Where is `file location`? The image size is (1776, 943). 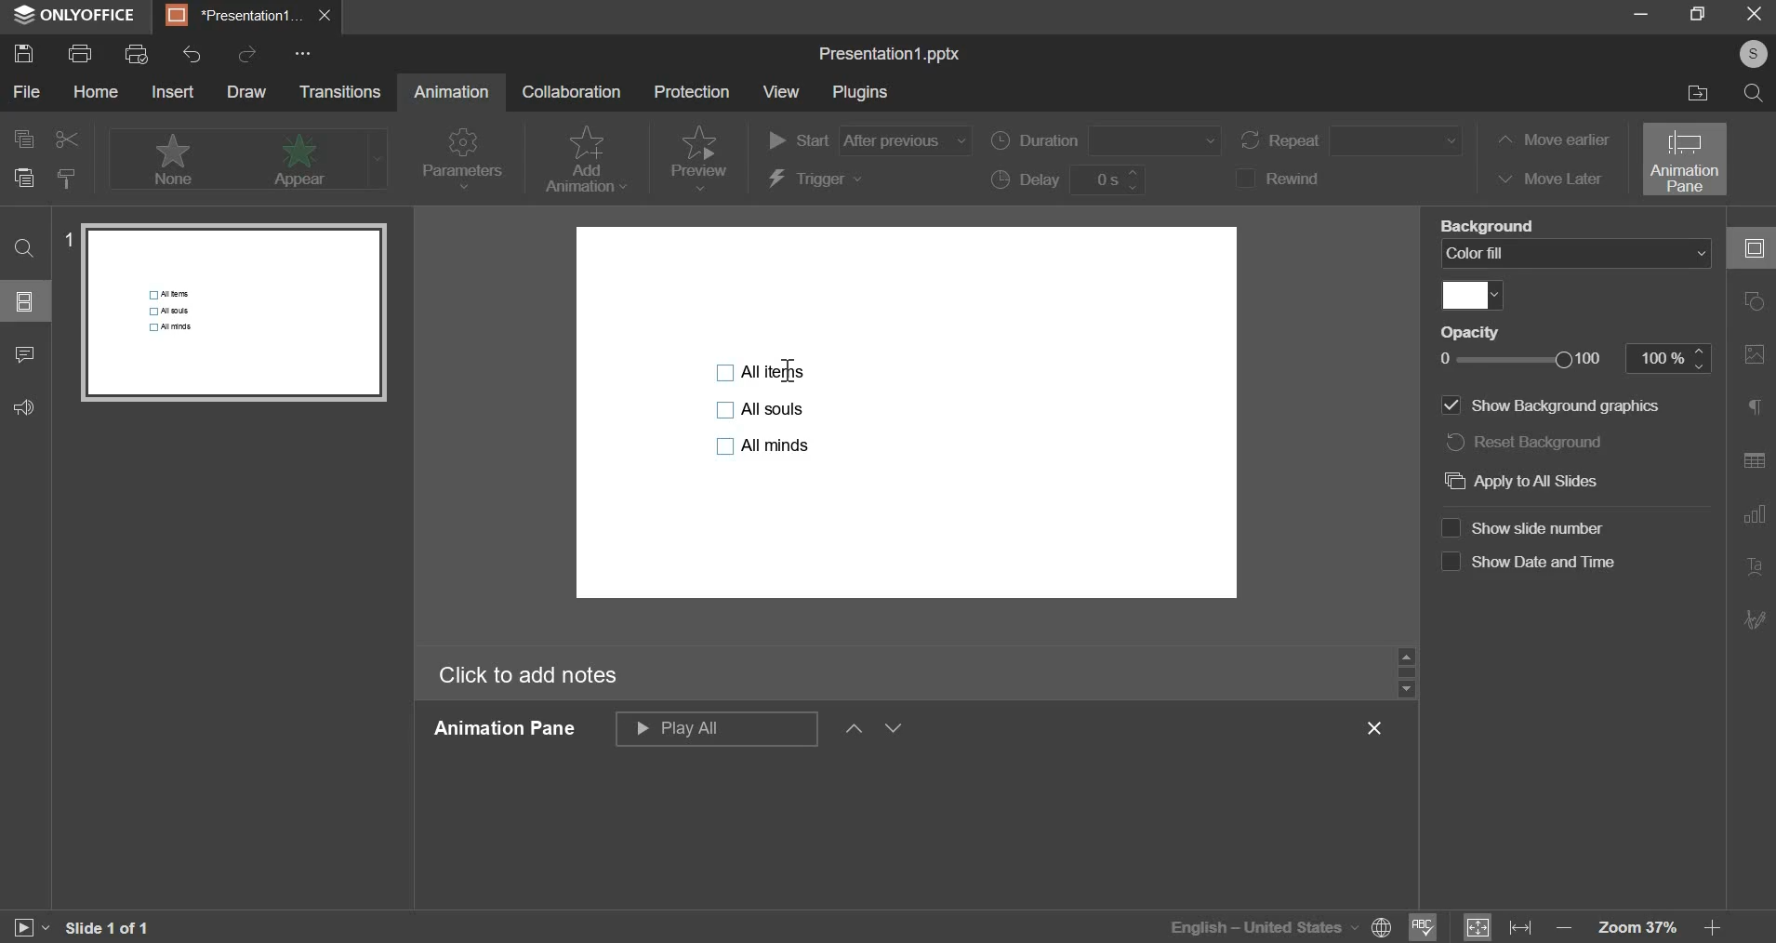 file location is located at coordinates (1690, 93).